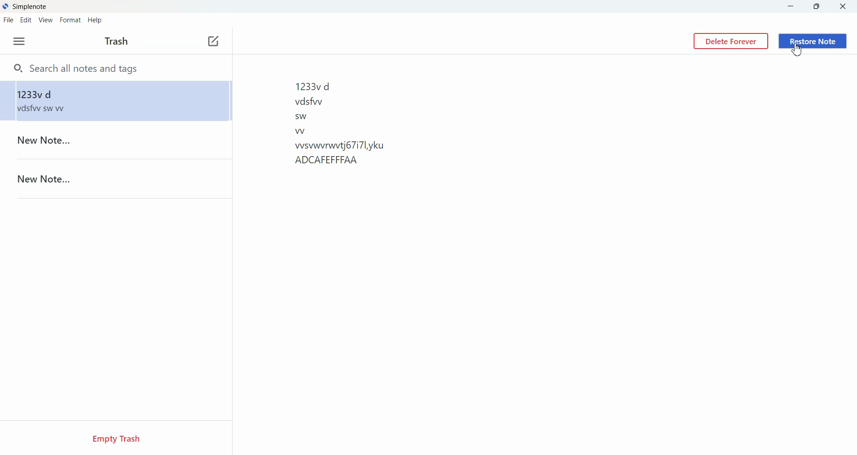 Image resolution: width=857 pixels, height=455 pixels. What do you see at coordinates (731, 41) in the screenshot?
I see `Delete Forever` at bounding box center [731, 41].